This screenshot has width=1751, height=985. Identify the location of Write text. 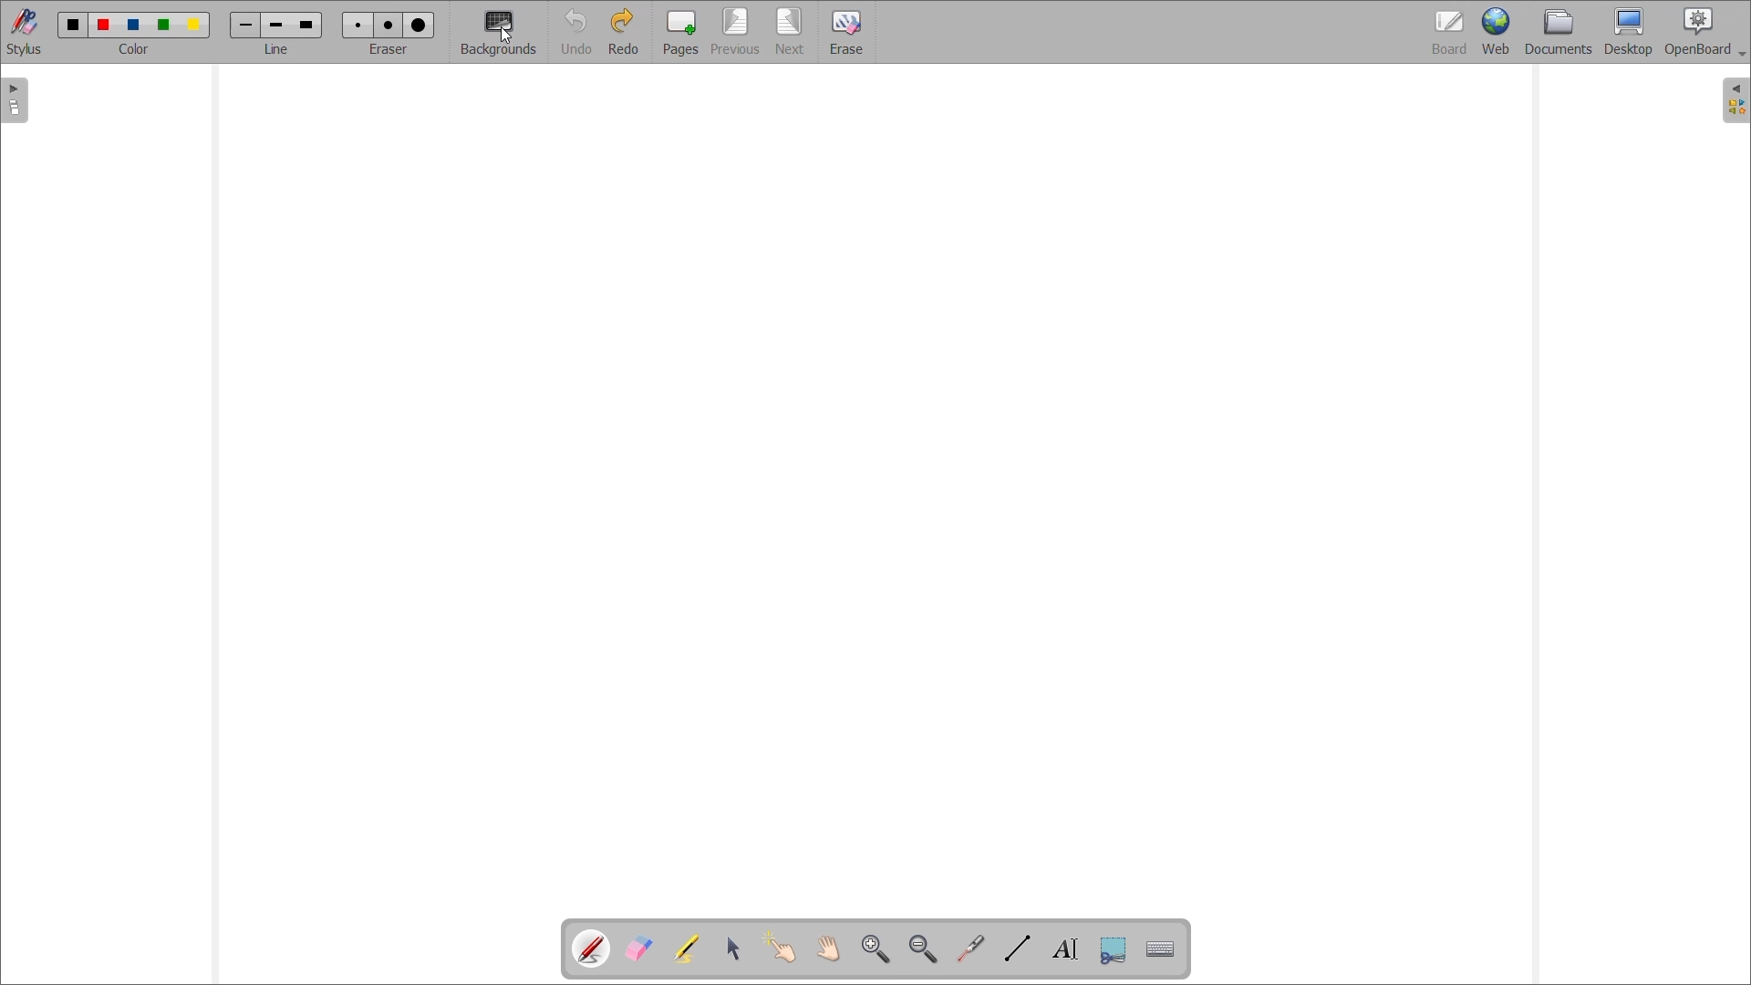
(1065, 950).